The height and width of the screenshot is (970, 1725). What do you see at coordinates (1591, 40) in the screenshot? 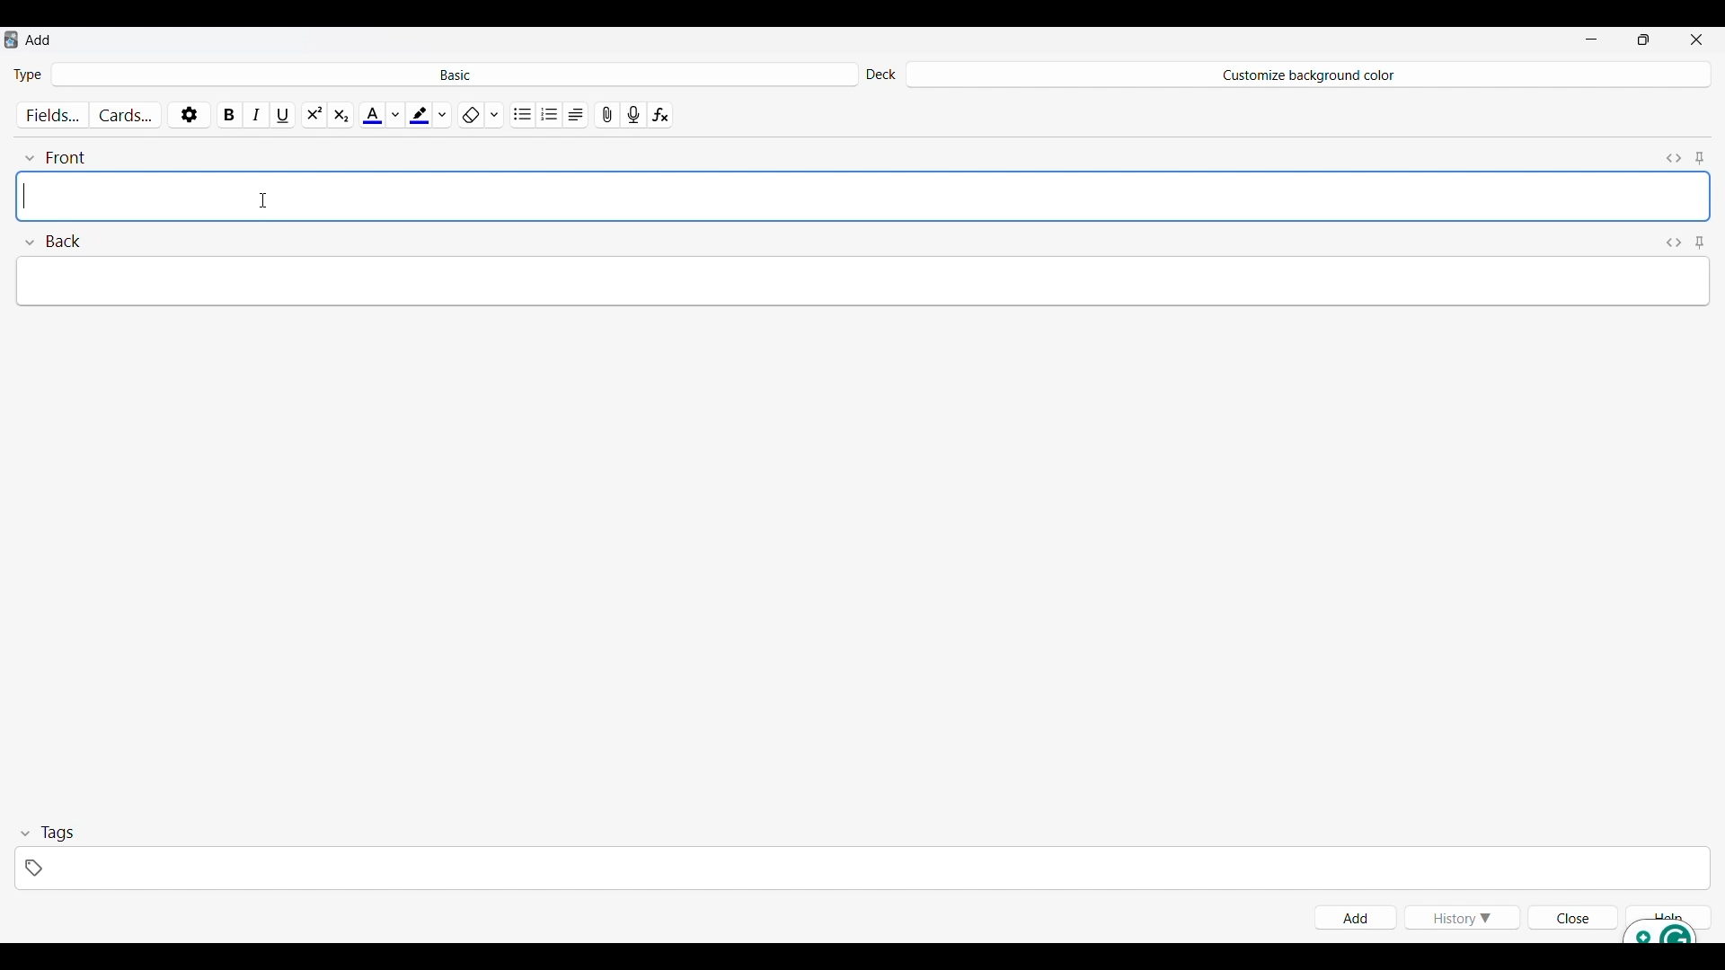
I see `Minimize` at bounding box center [1591, 40].